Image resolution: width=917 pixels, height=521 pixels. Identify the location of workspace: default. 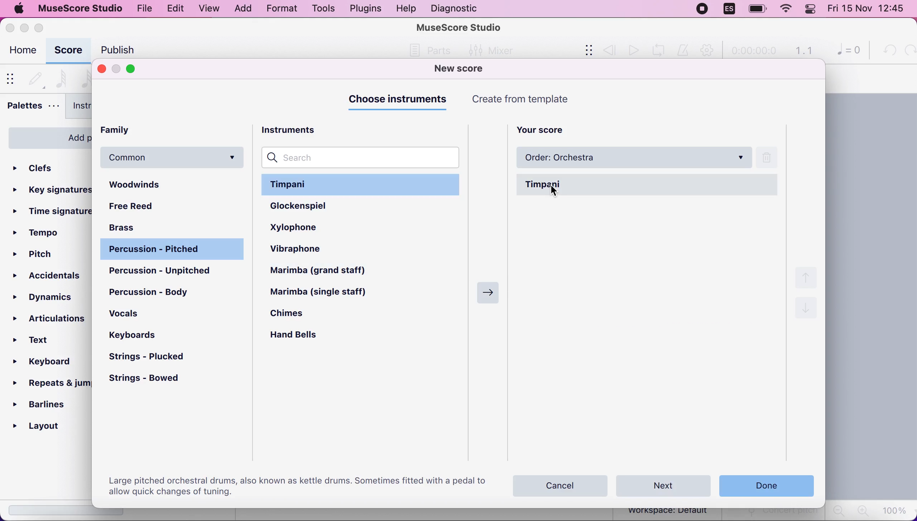
(670, 512).